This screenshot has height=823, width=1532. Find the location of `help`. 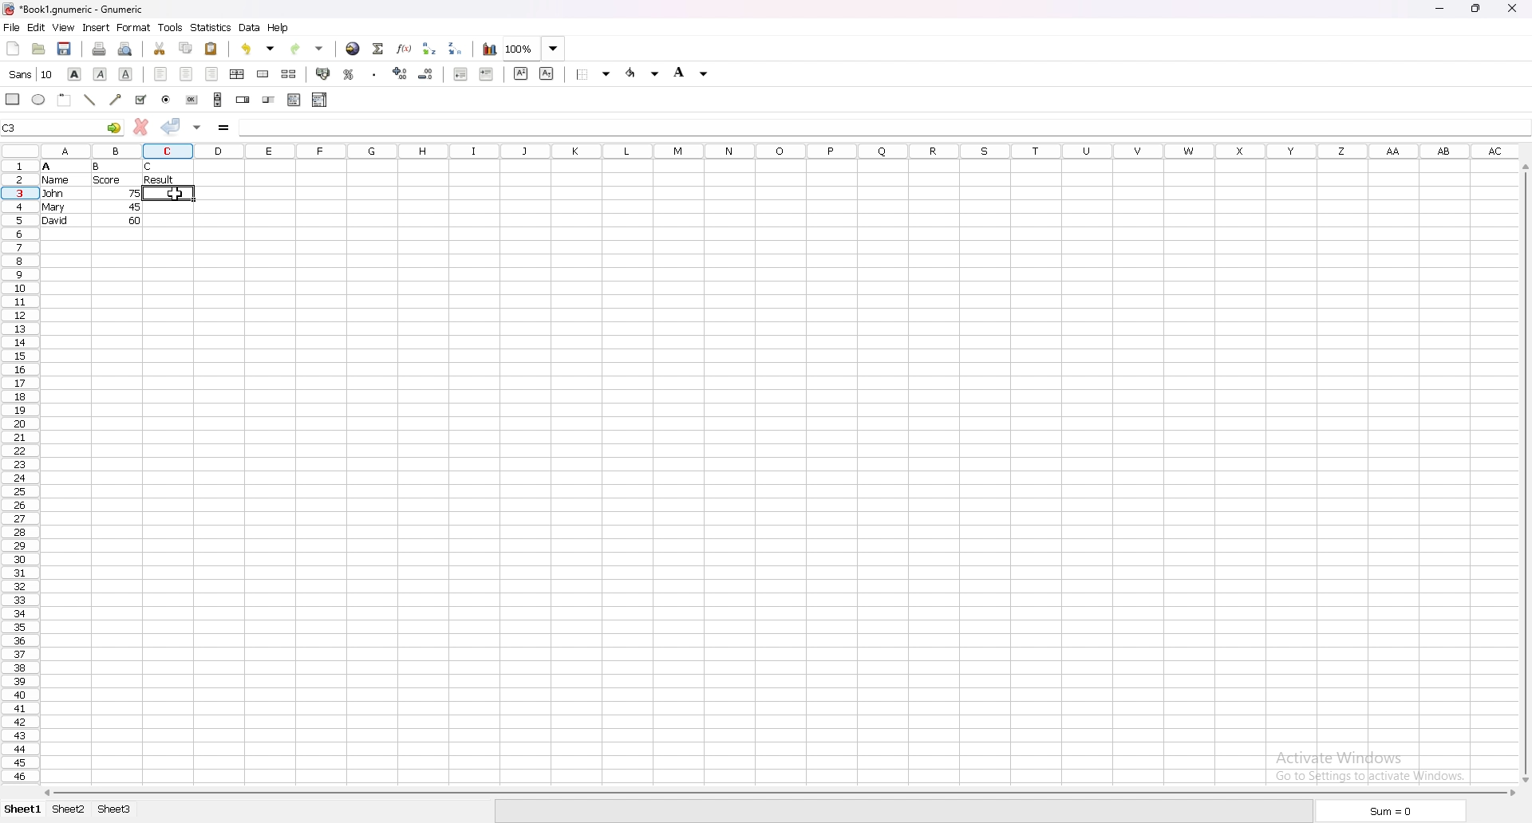

help is located at coordinates (278, 27).